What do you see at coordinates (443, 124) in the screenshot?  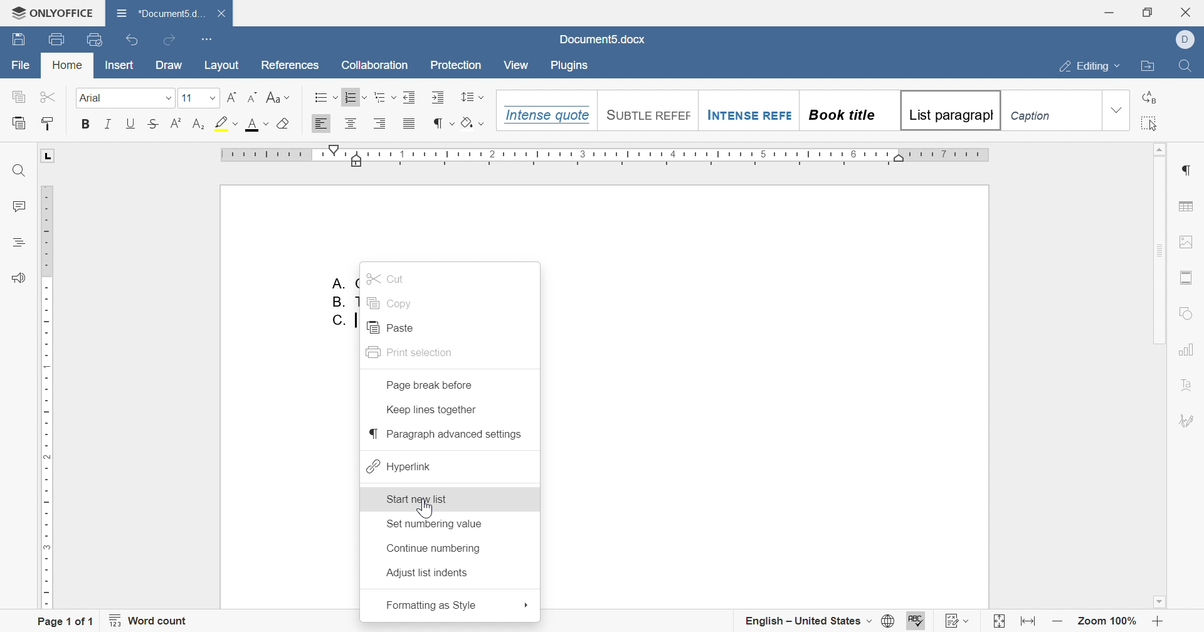 I see `nonprinting characters` at bounding box center [443, 124].